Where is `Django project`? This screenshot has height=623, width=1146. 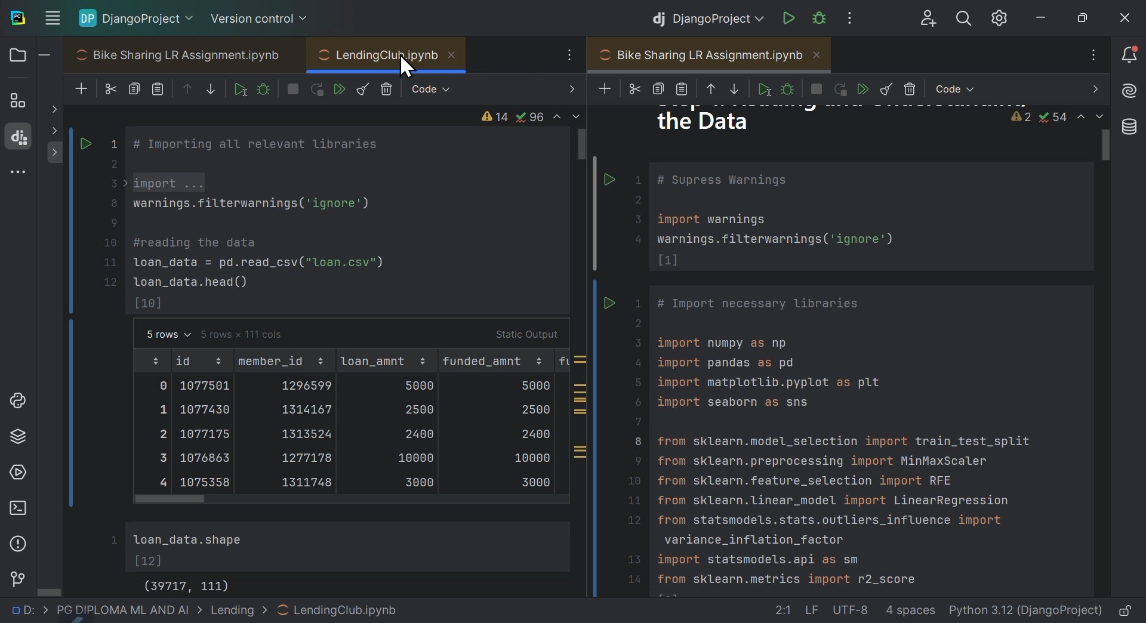
Django project is located at coordinates (707, 16).